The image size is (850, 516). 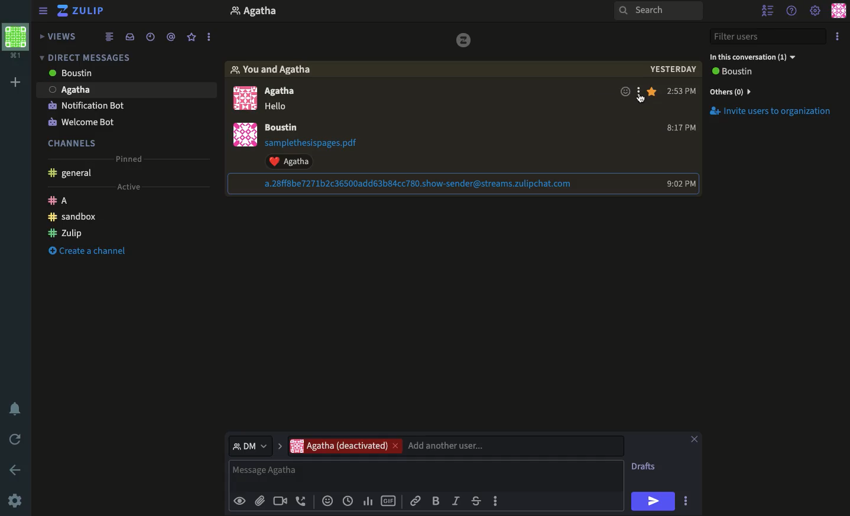 What do you see at coordinates (388, 502) in the screenshot?
I see `GIF` at bounding box center [388, 502].